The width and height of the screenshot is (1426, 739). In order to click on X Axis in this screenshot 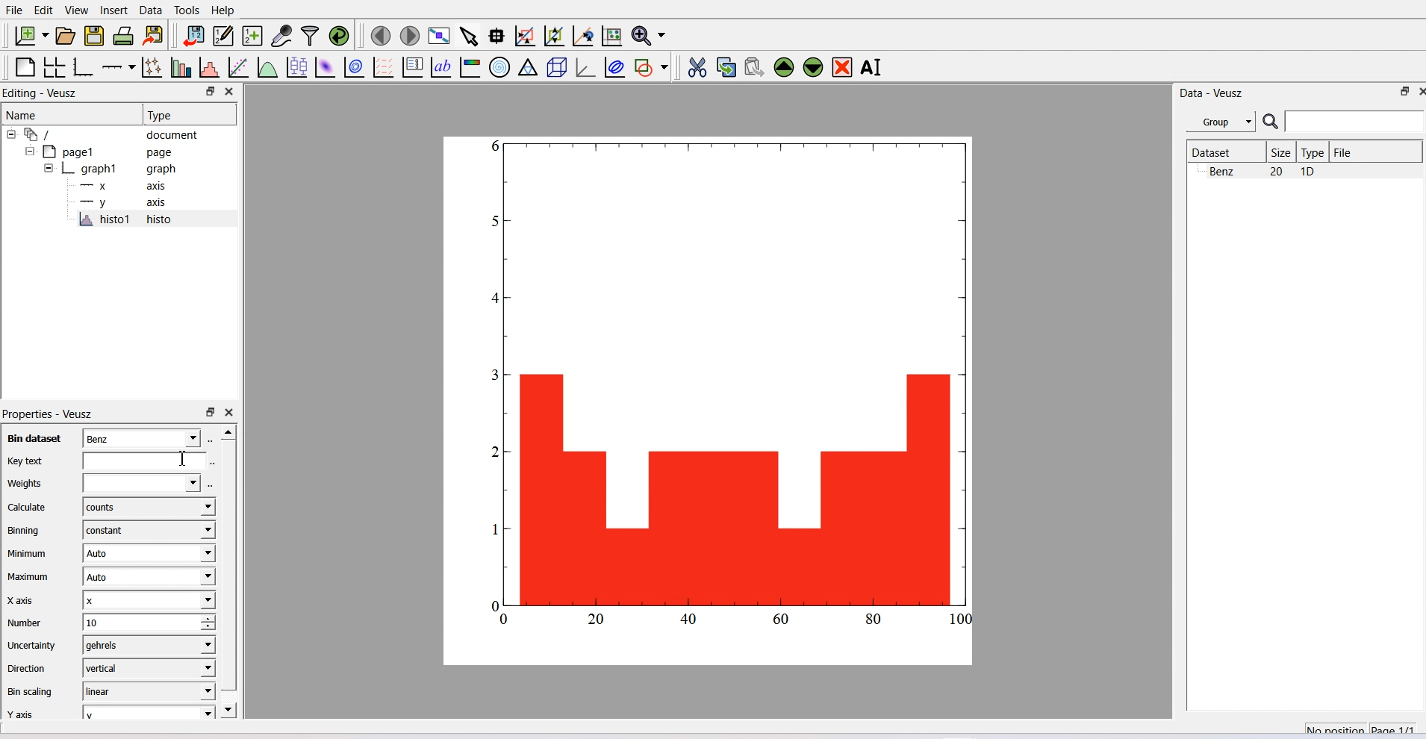, I will do `click(127, 186)`.